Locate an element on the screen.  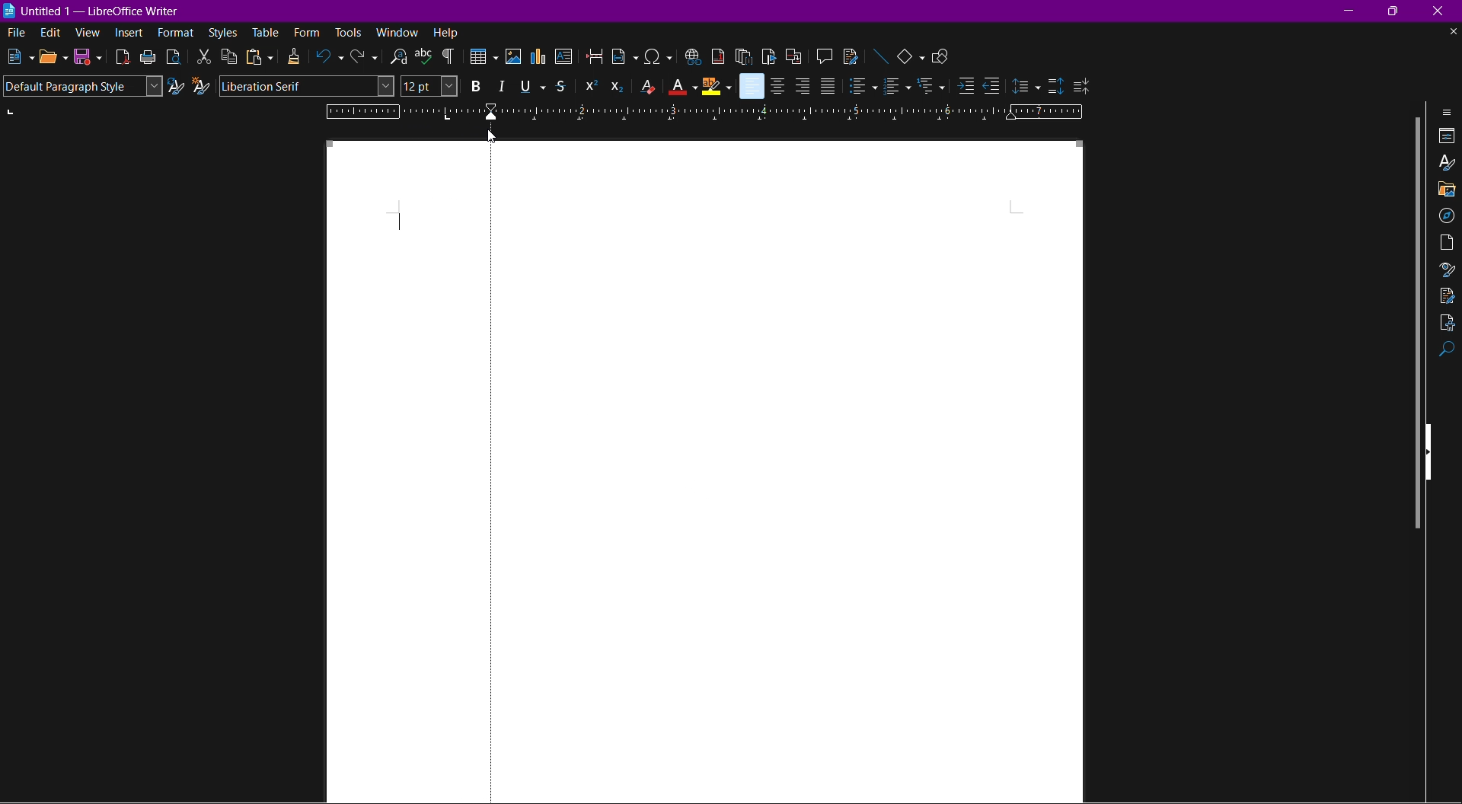
Paste is located at coordinates (258, 57).